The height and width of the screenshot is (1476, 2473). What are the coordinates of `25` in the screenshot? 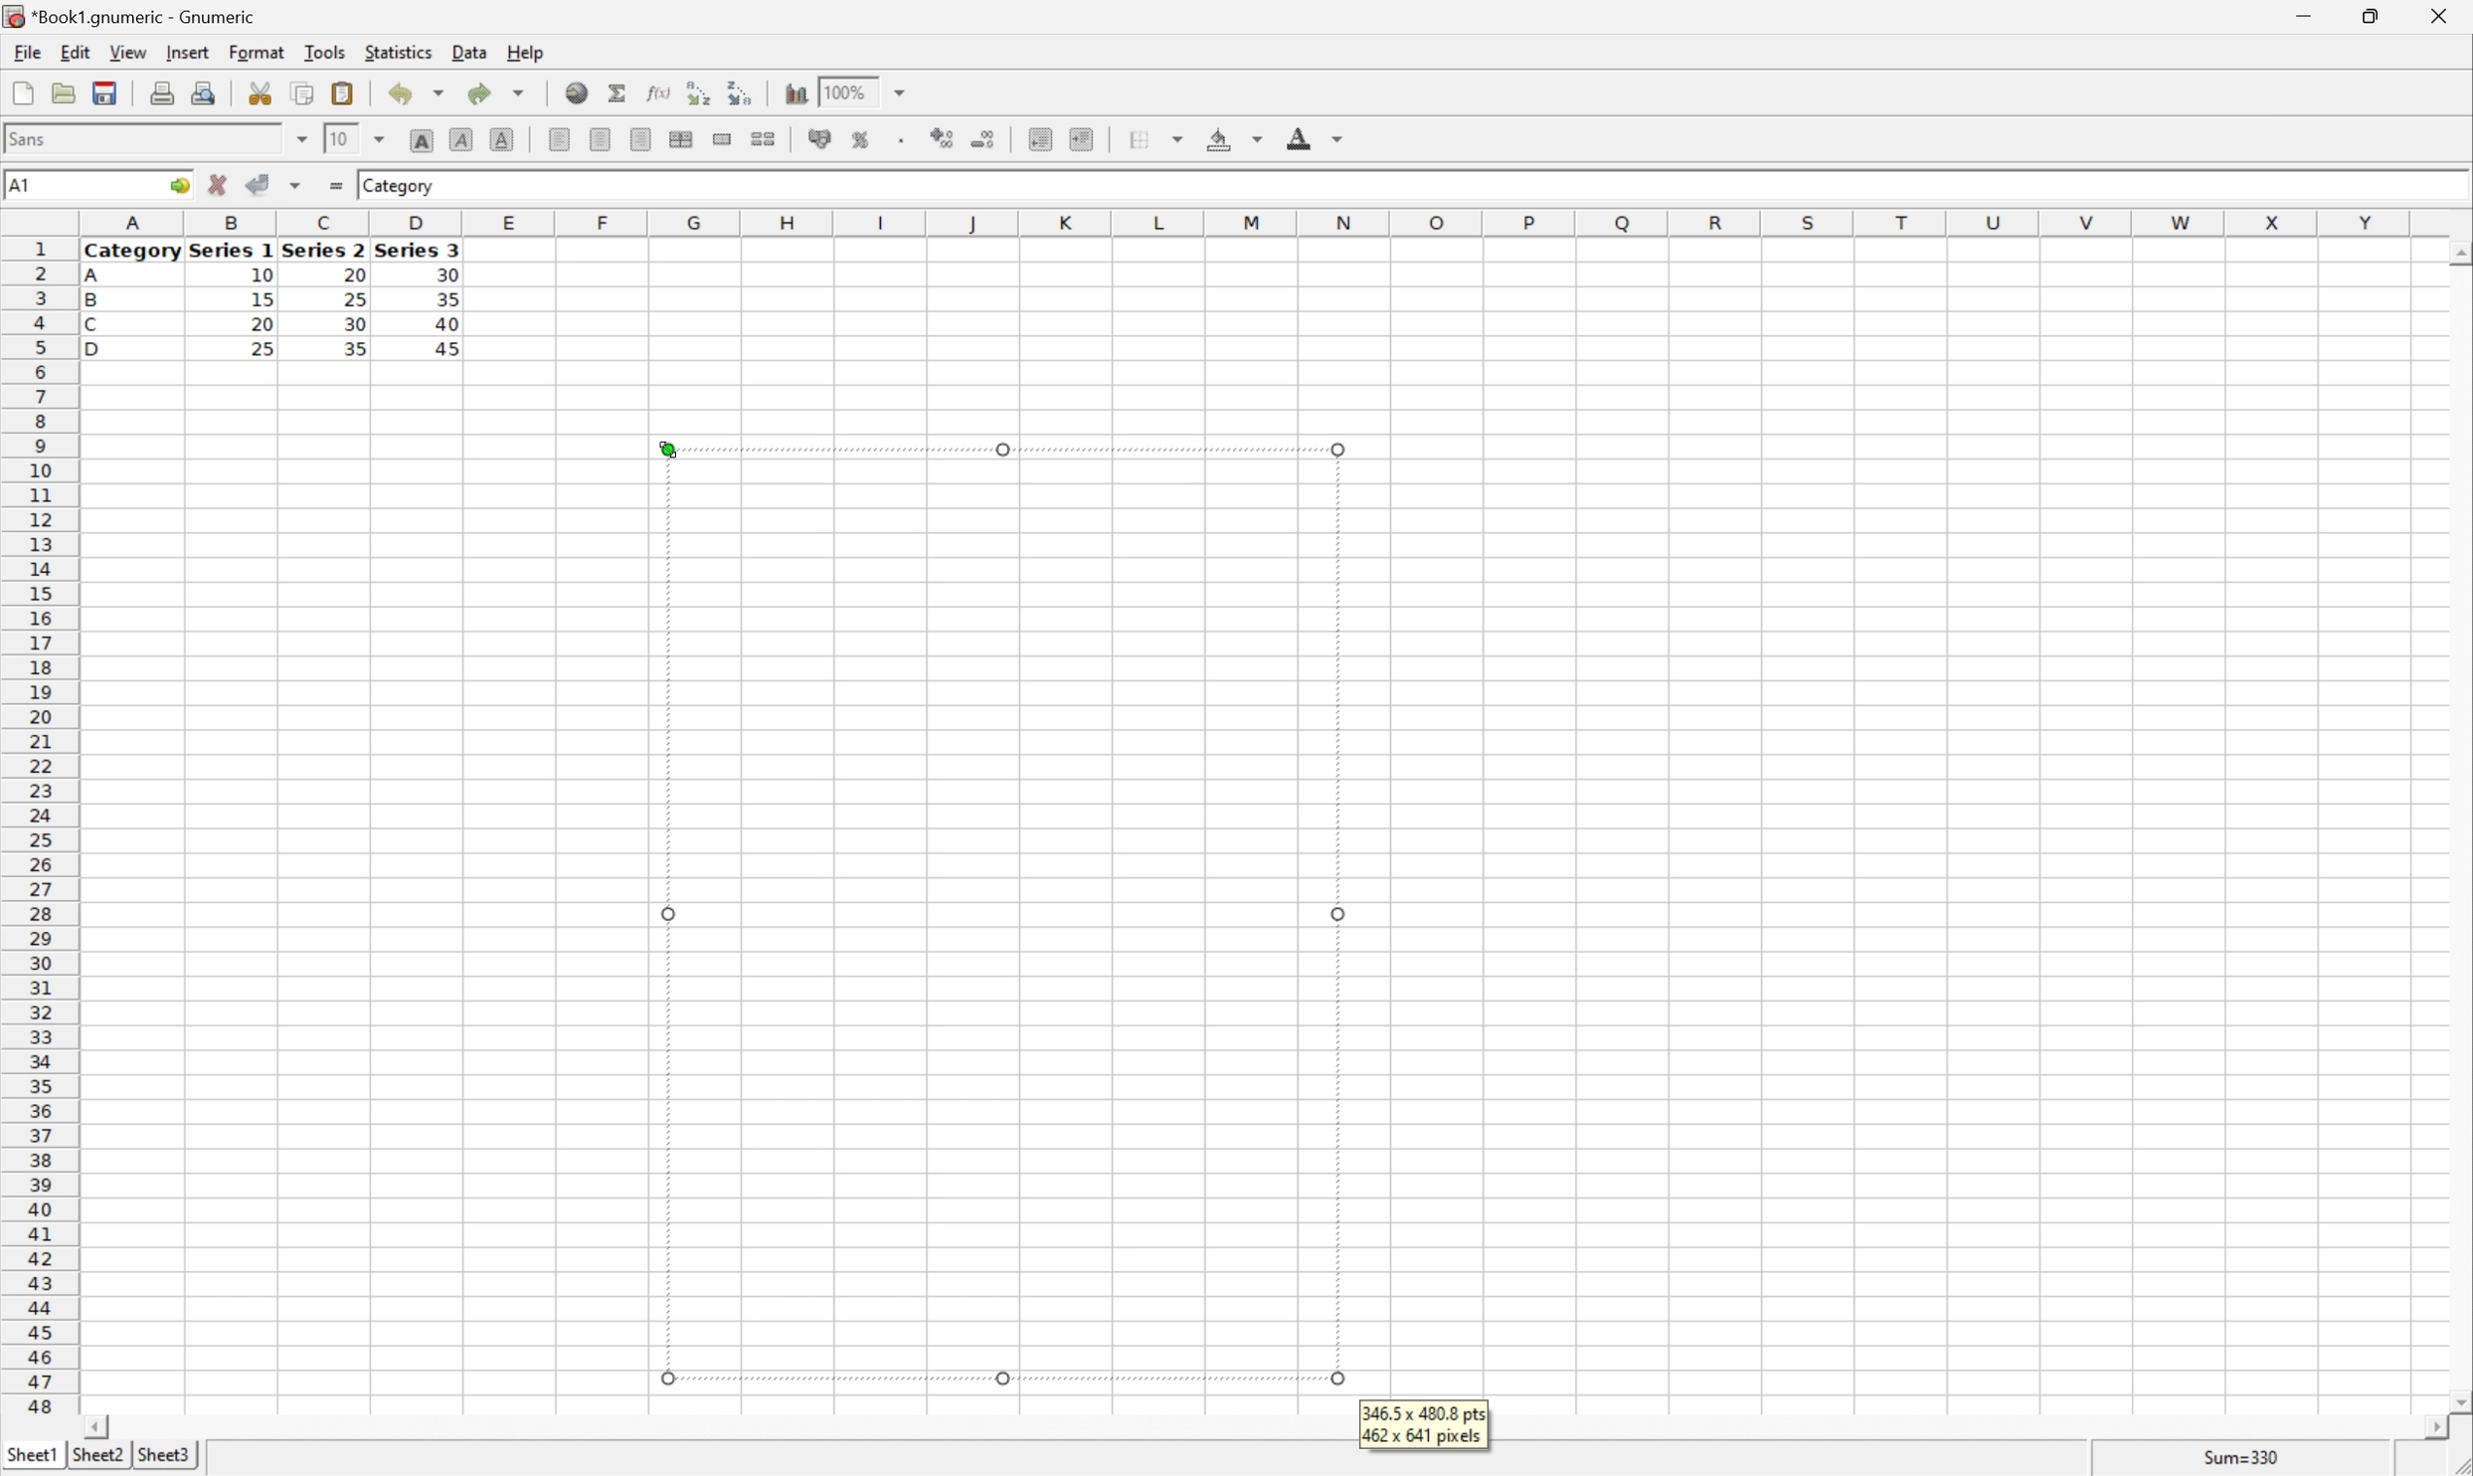 It's located at (262, 350).